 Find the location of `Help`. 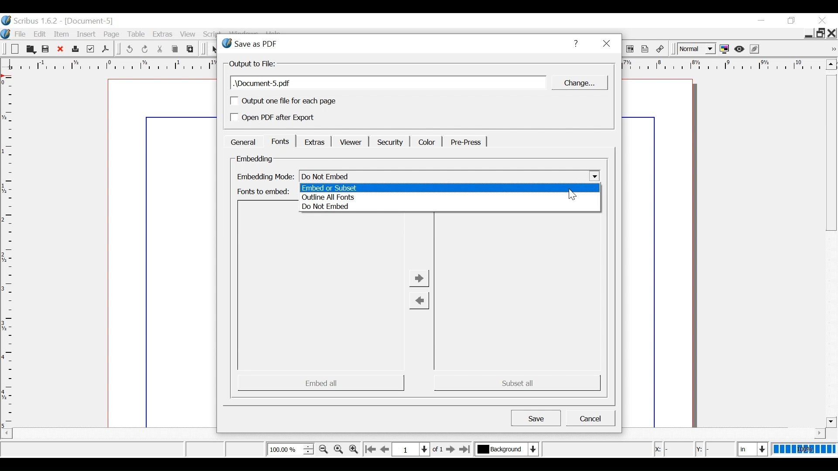

Help is located at coordinates (575, 43).